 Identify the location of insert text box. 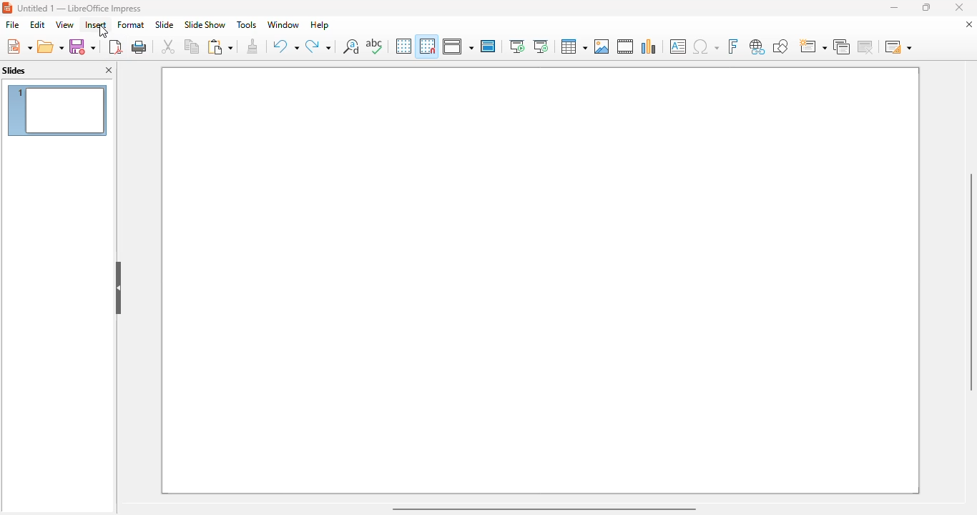
(678, 46).